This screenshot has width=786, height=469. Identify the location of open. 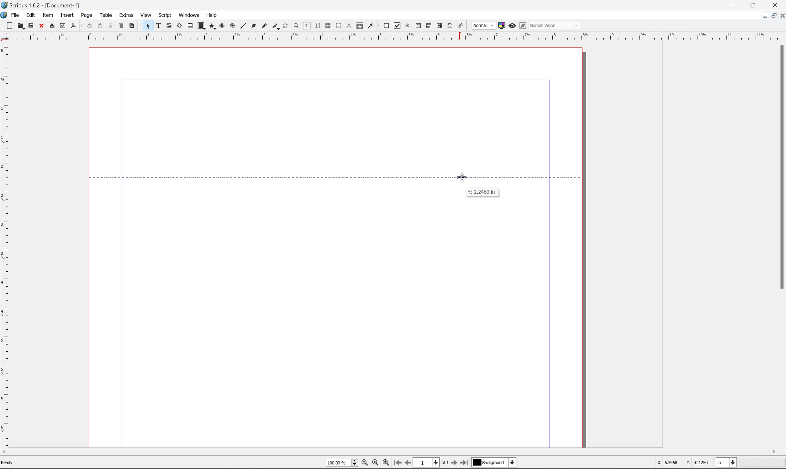
(21, 26).